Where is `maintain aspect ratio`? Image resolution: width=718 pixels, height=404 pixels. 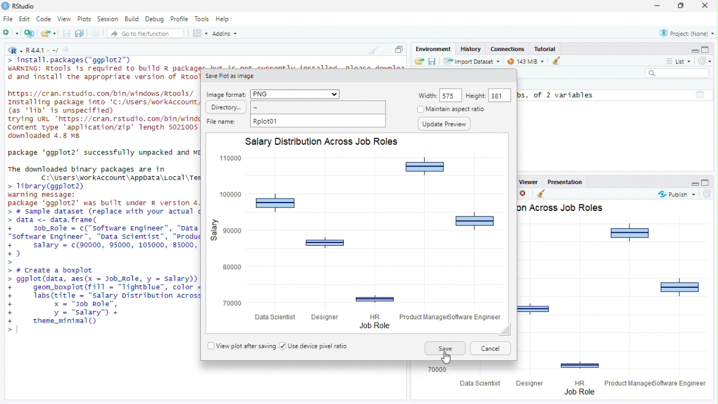 maintain aspect ratio is located at coordinates (463, 109).